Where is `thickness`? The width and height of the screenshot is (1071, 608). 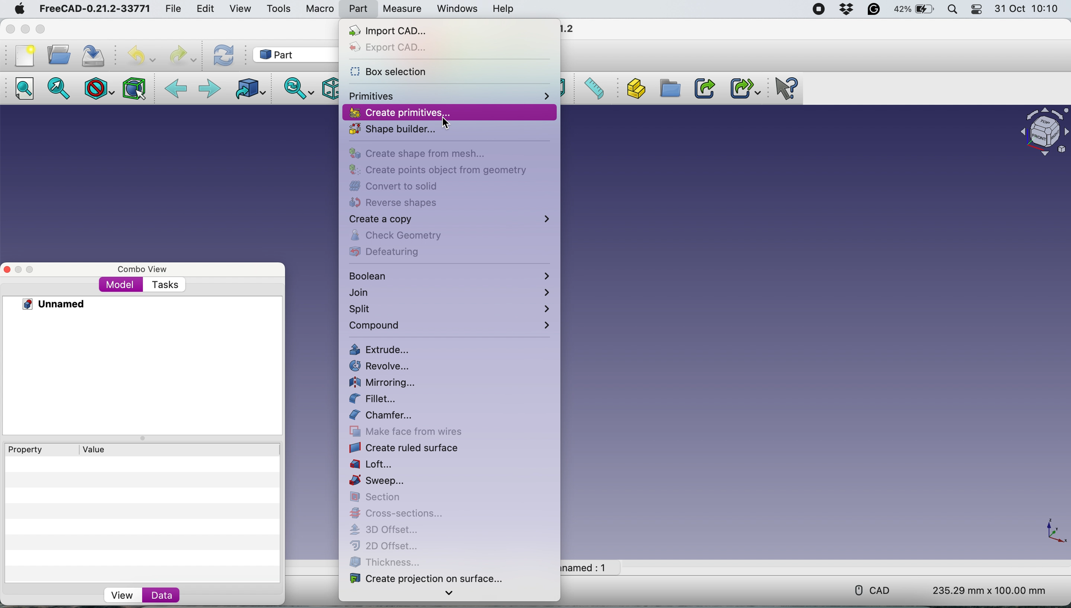 thickness is located at coordinates (386, 561).